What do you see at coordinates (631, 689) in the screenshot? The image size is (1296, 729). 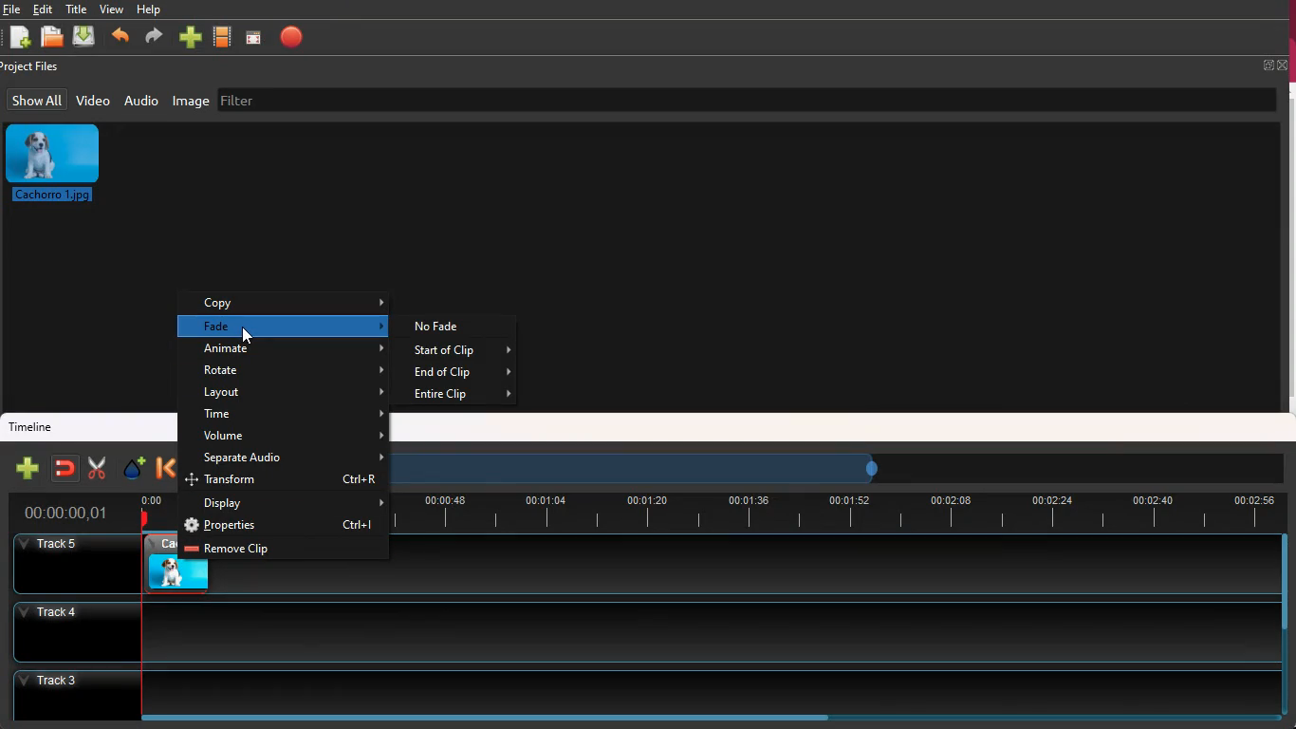 I see `track3` at bounding box center [631, 689].